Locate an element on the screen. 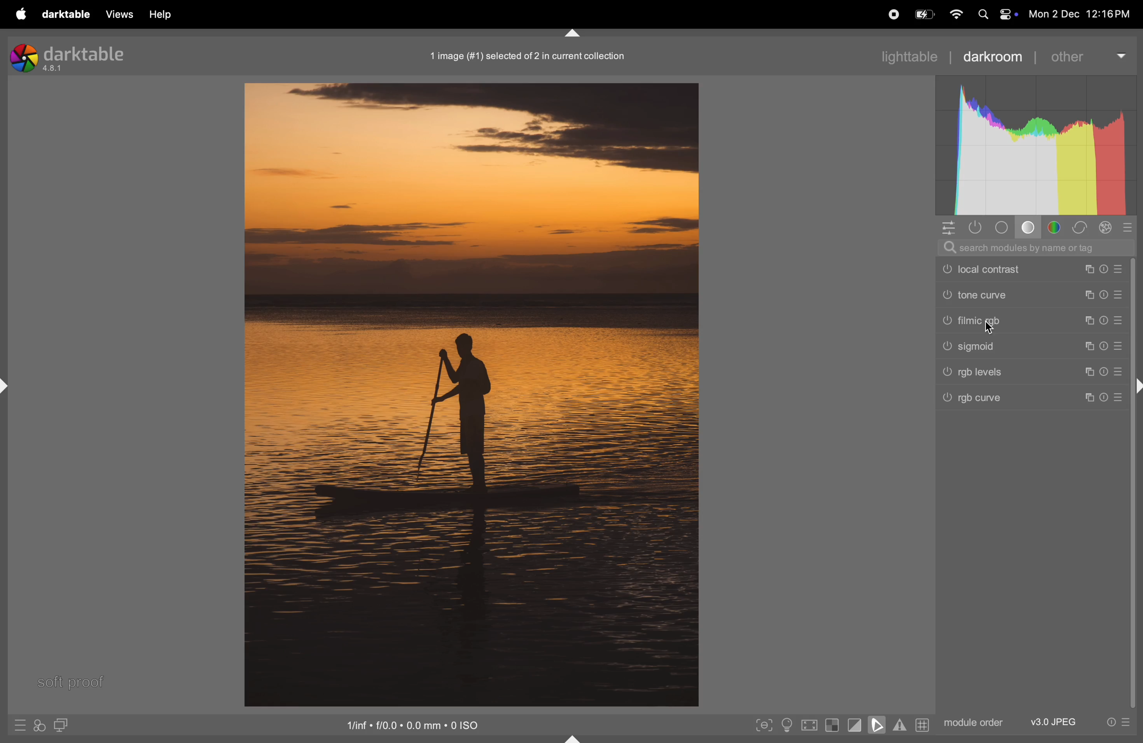 The image size is (1143, 743). correct  is located at coordinates (1080, 228).